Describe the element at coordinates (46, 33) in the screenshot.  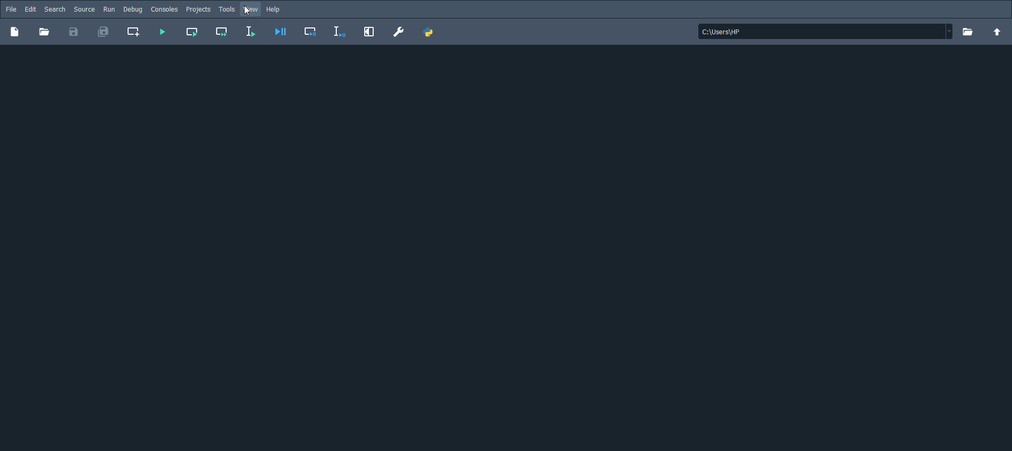
I see `Open file` at that location.